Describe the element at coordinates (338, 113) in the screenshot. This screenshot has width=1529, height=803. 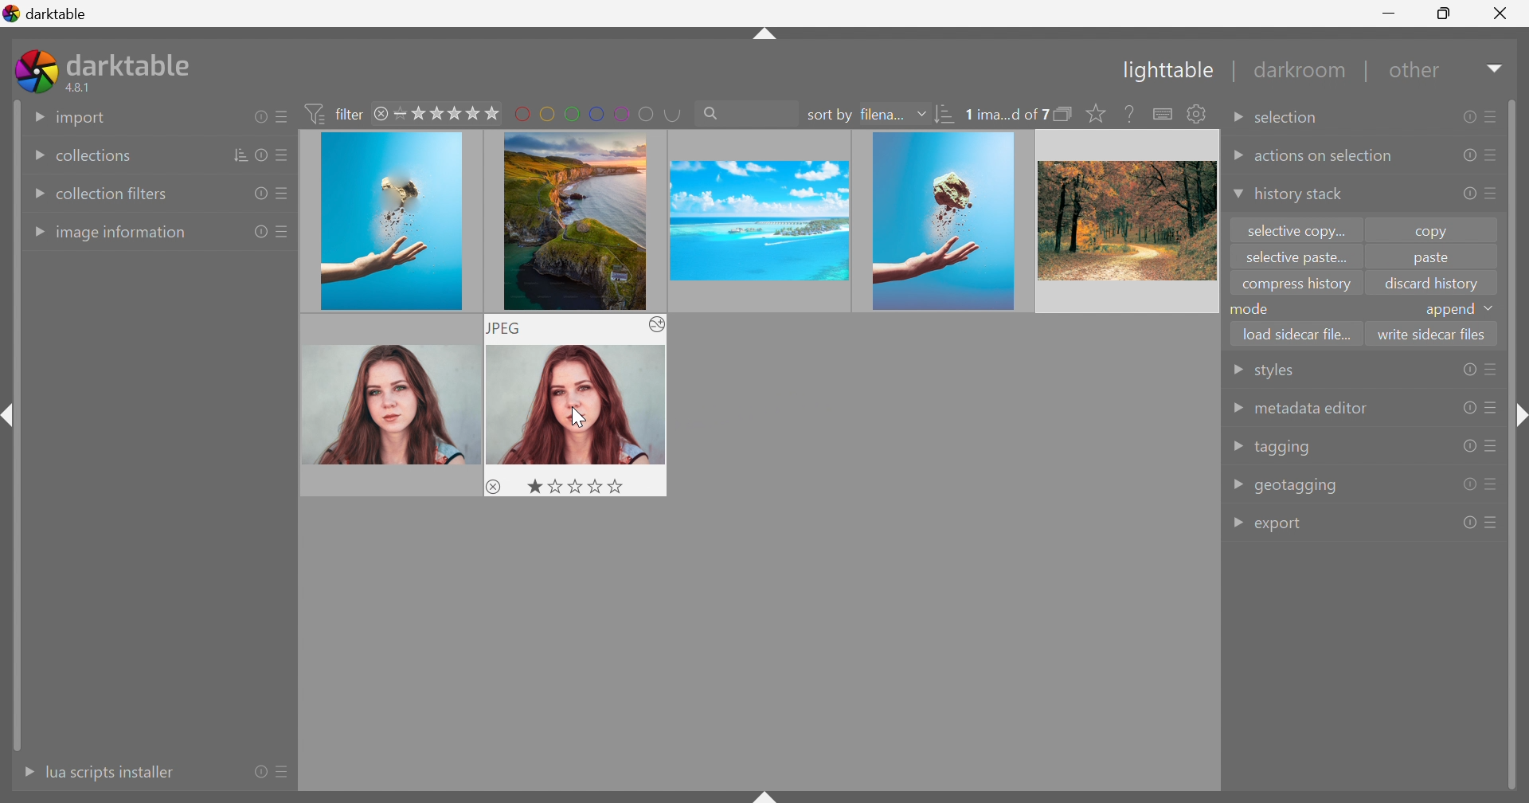
I see `filter` at that location.